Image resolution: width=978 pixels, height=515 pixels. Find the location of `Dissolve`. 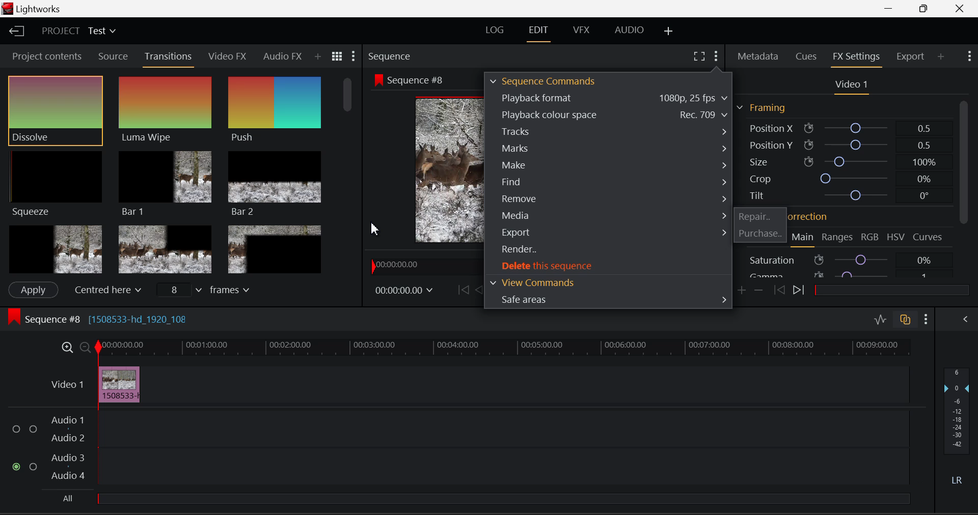

Dissolve is located at coordinates (55, 110).